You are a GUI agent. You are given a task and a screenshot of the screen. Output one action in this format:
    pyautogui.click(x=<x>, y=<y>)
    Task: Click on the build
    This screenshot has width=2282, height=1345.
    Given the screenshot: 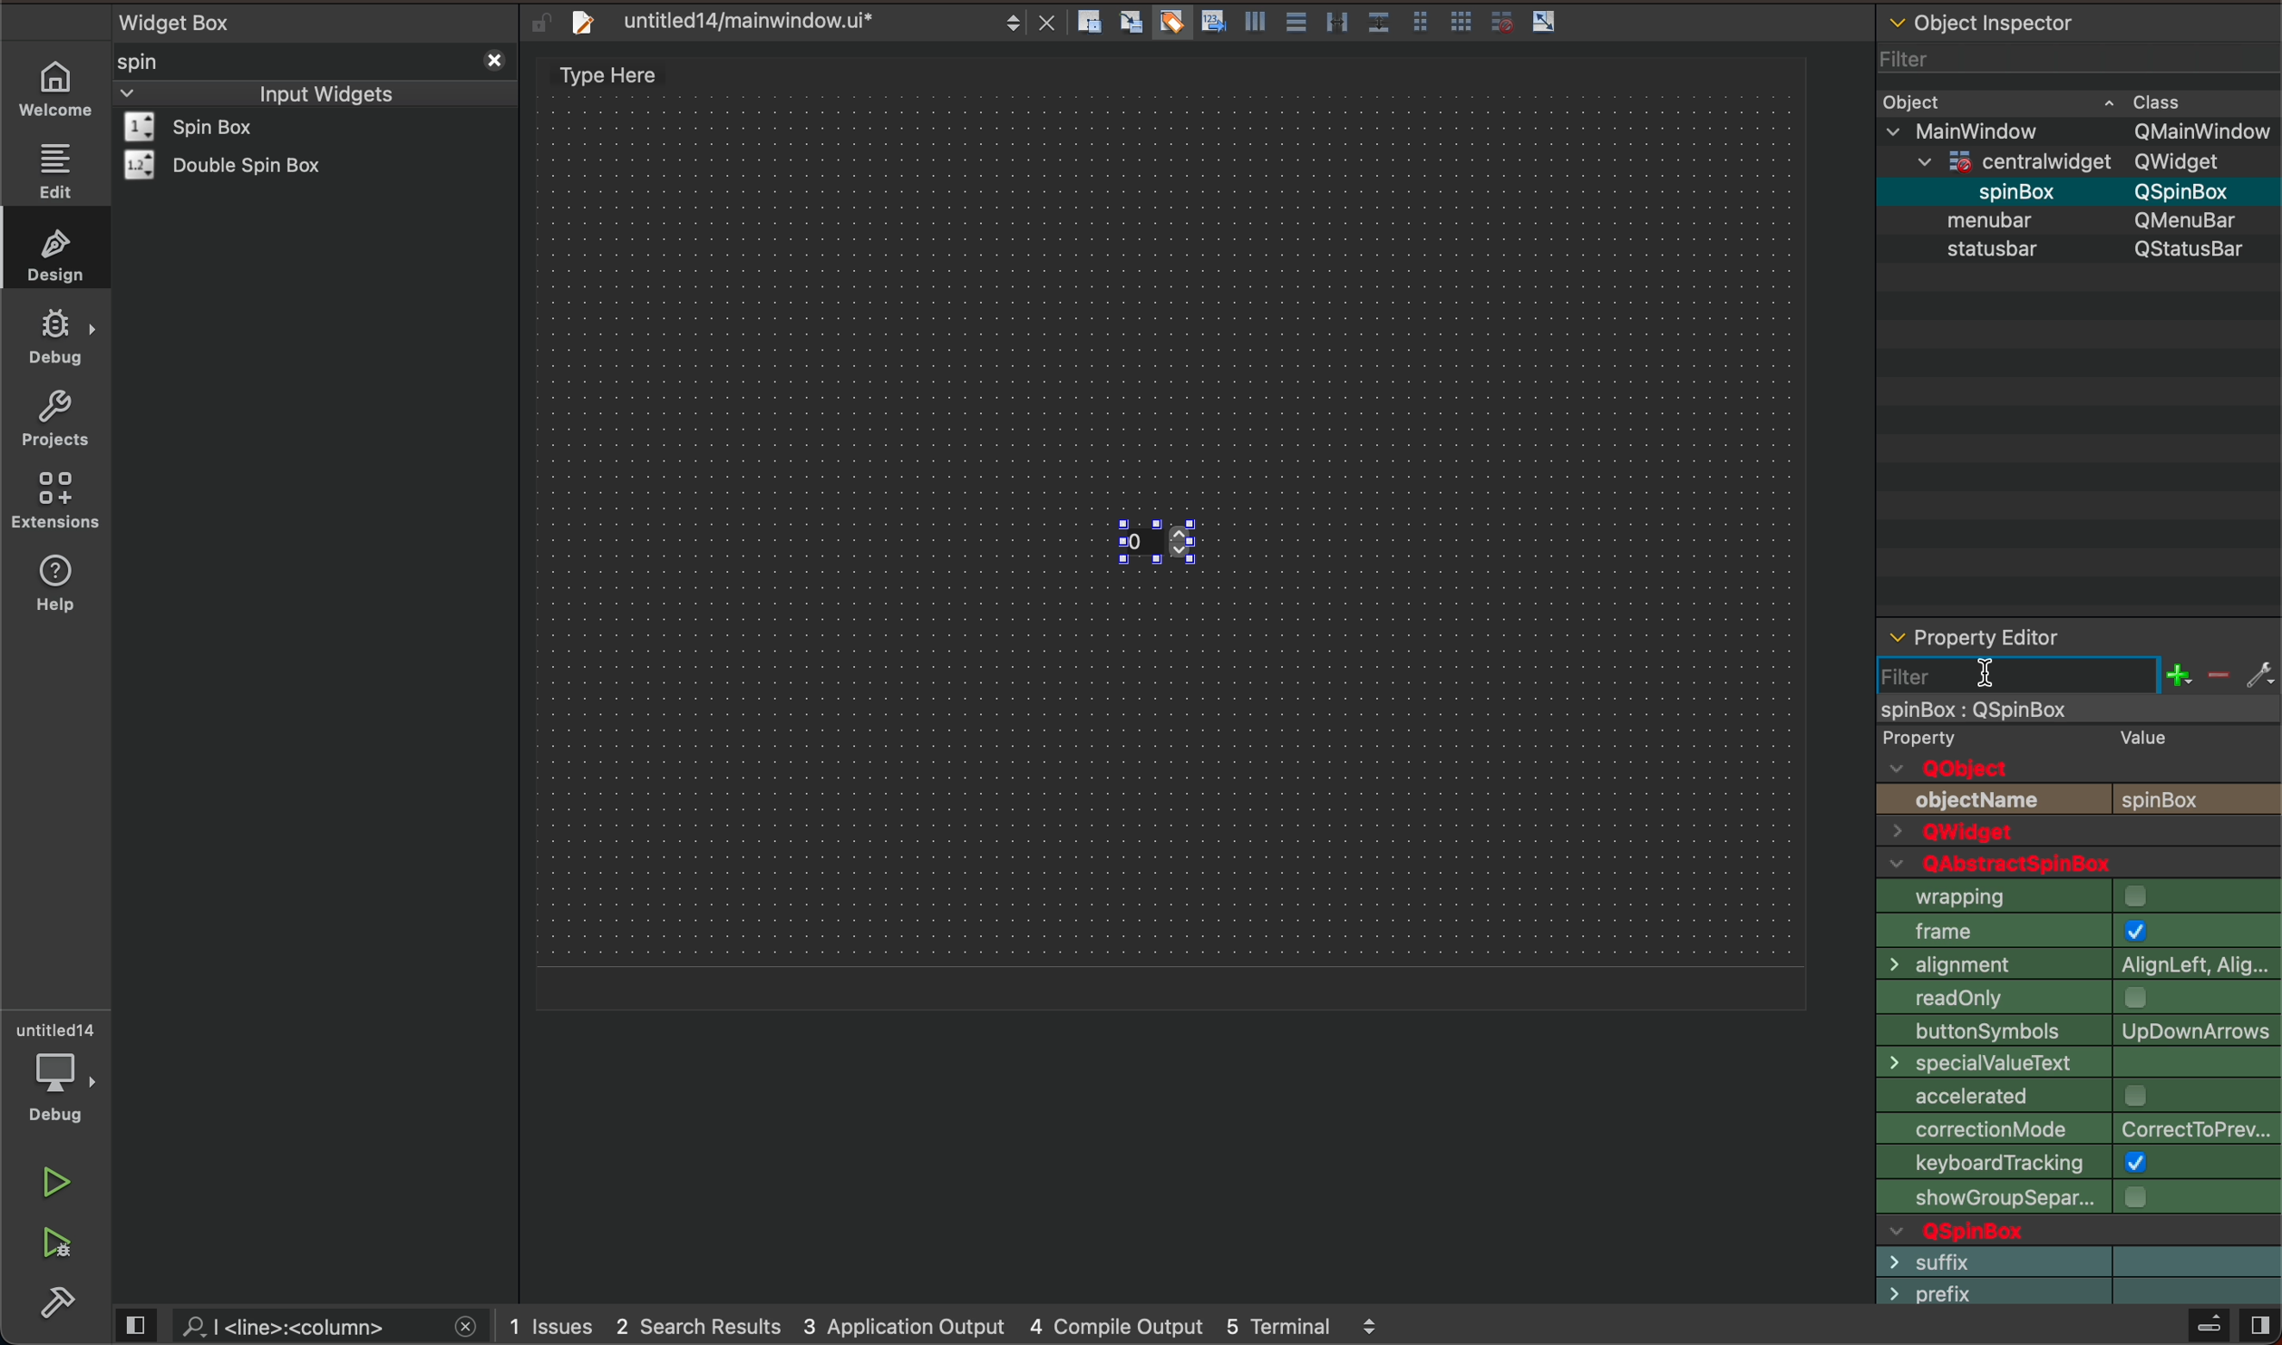 What is the action you would take?
    pyautogui.click(x=62, y=1303)
    